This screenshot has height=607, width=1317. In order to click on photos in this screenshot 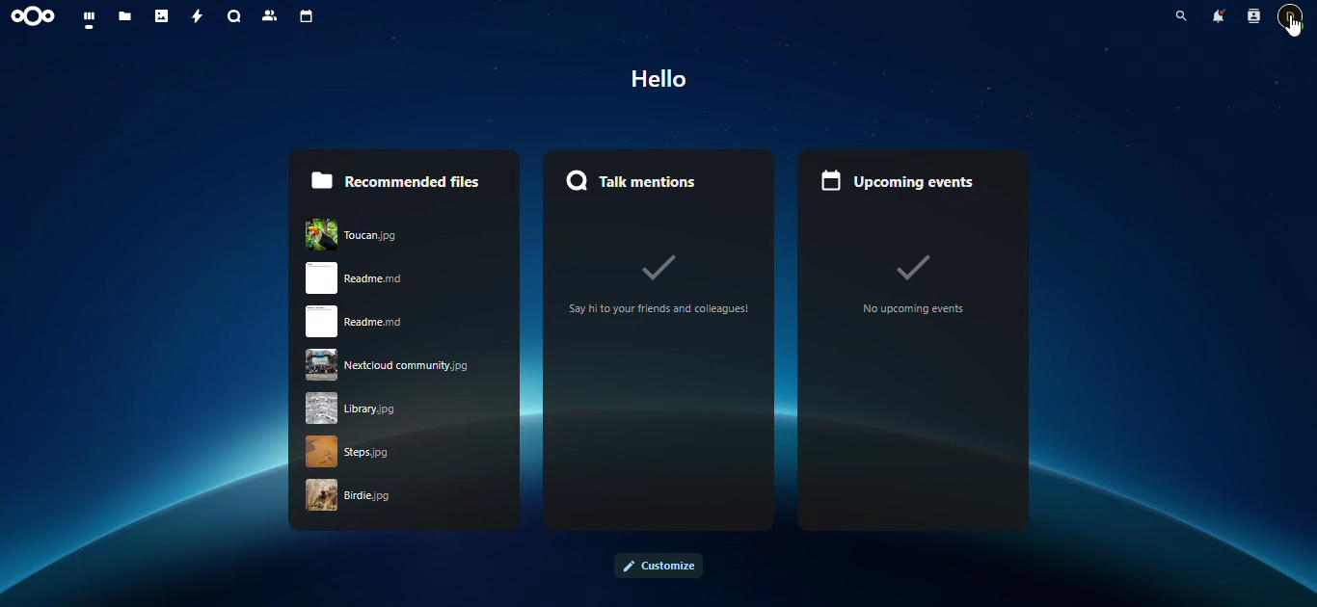, I will do `click(163, 17)`.